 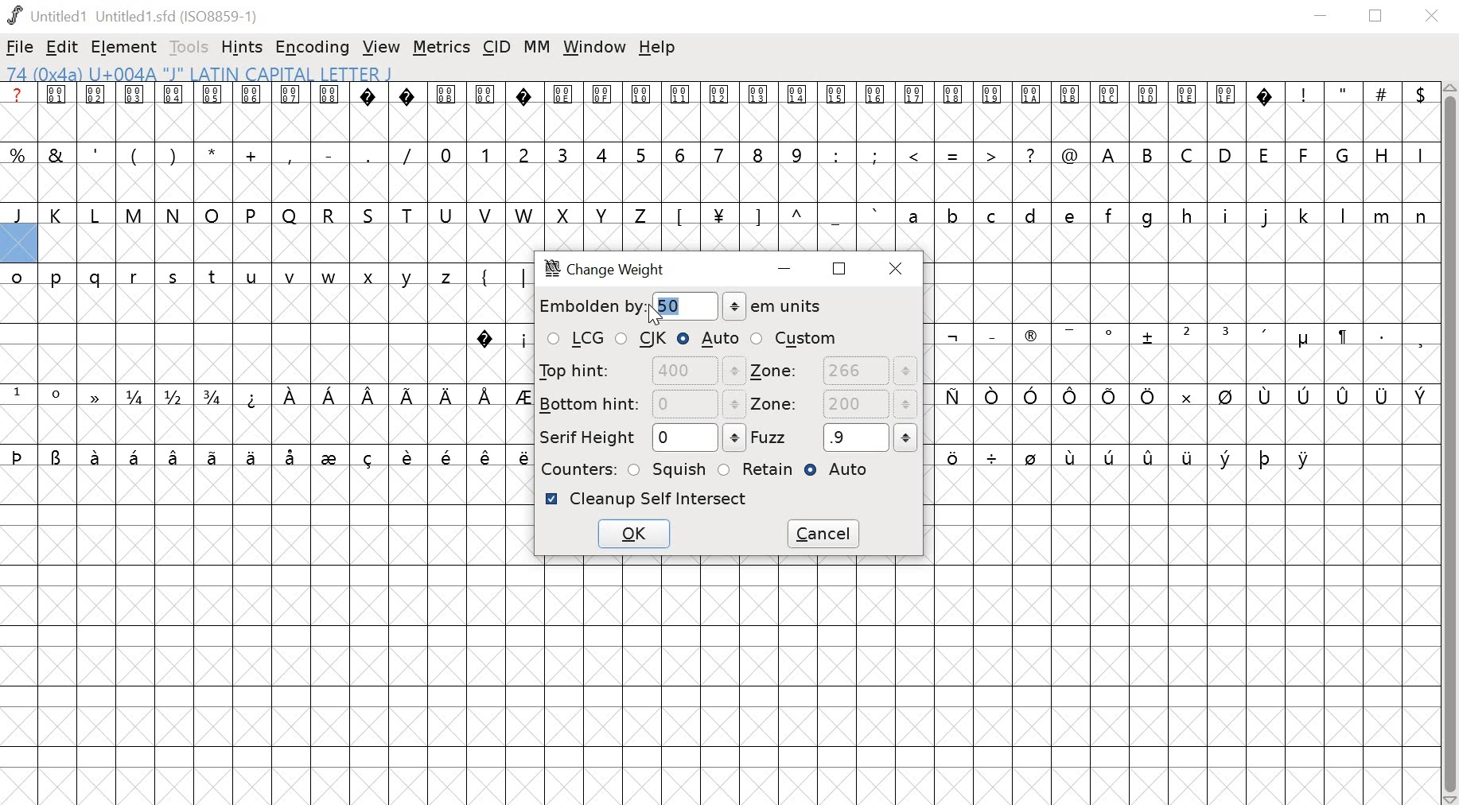 I want to click on LCG, so click(x=574, y=340).